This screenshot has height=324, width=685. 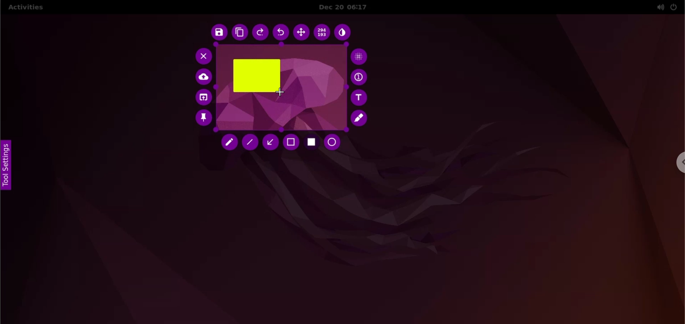 I want to click on selection tool, so click(x=291, y=143).